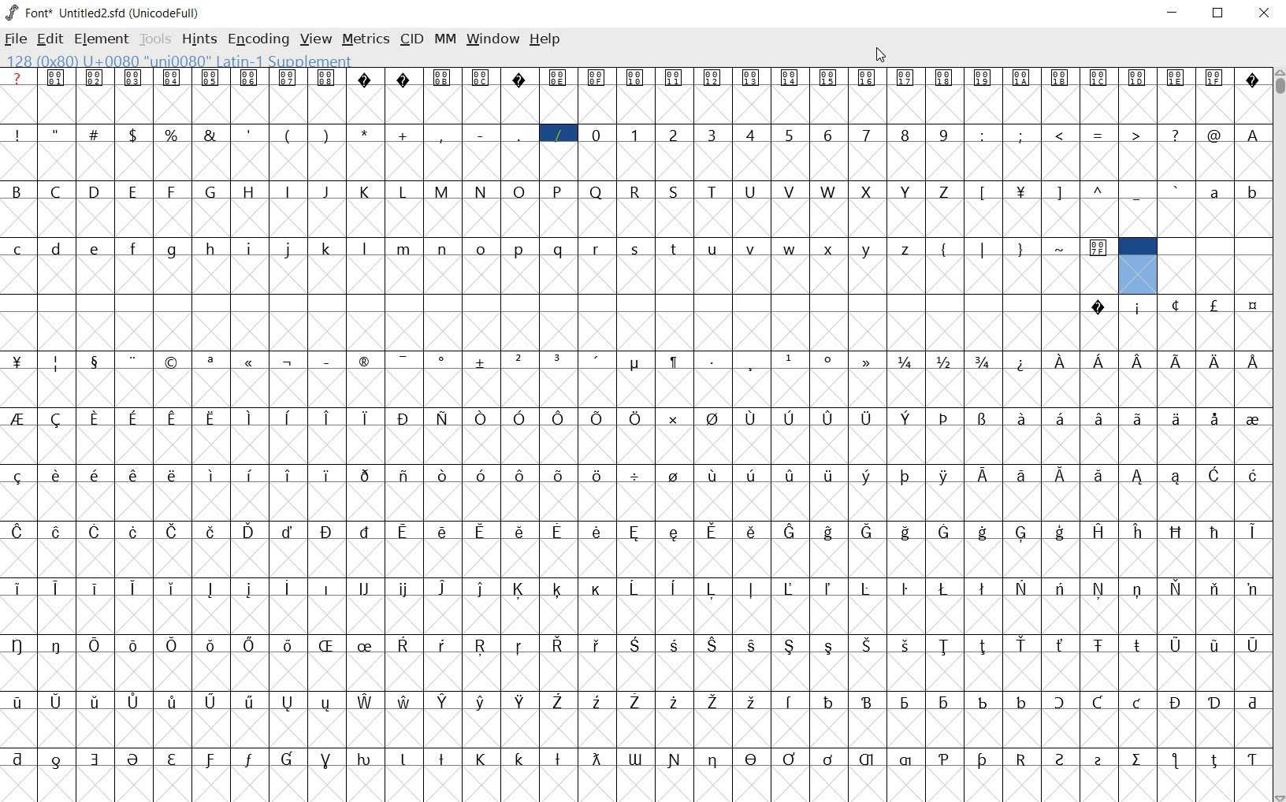  I want to click on Symbol, so click(174, 475).